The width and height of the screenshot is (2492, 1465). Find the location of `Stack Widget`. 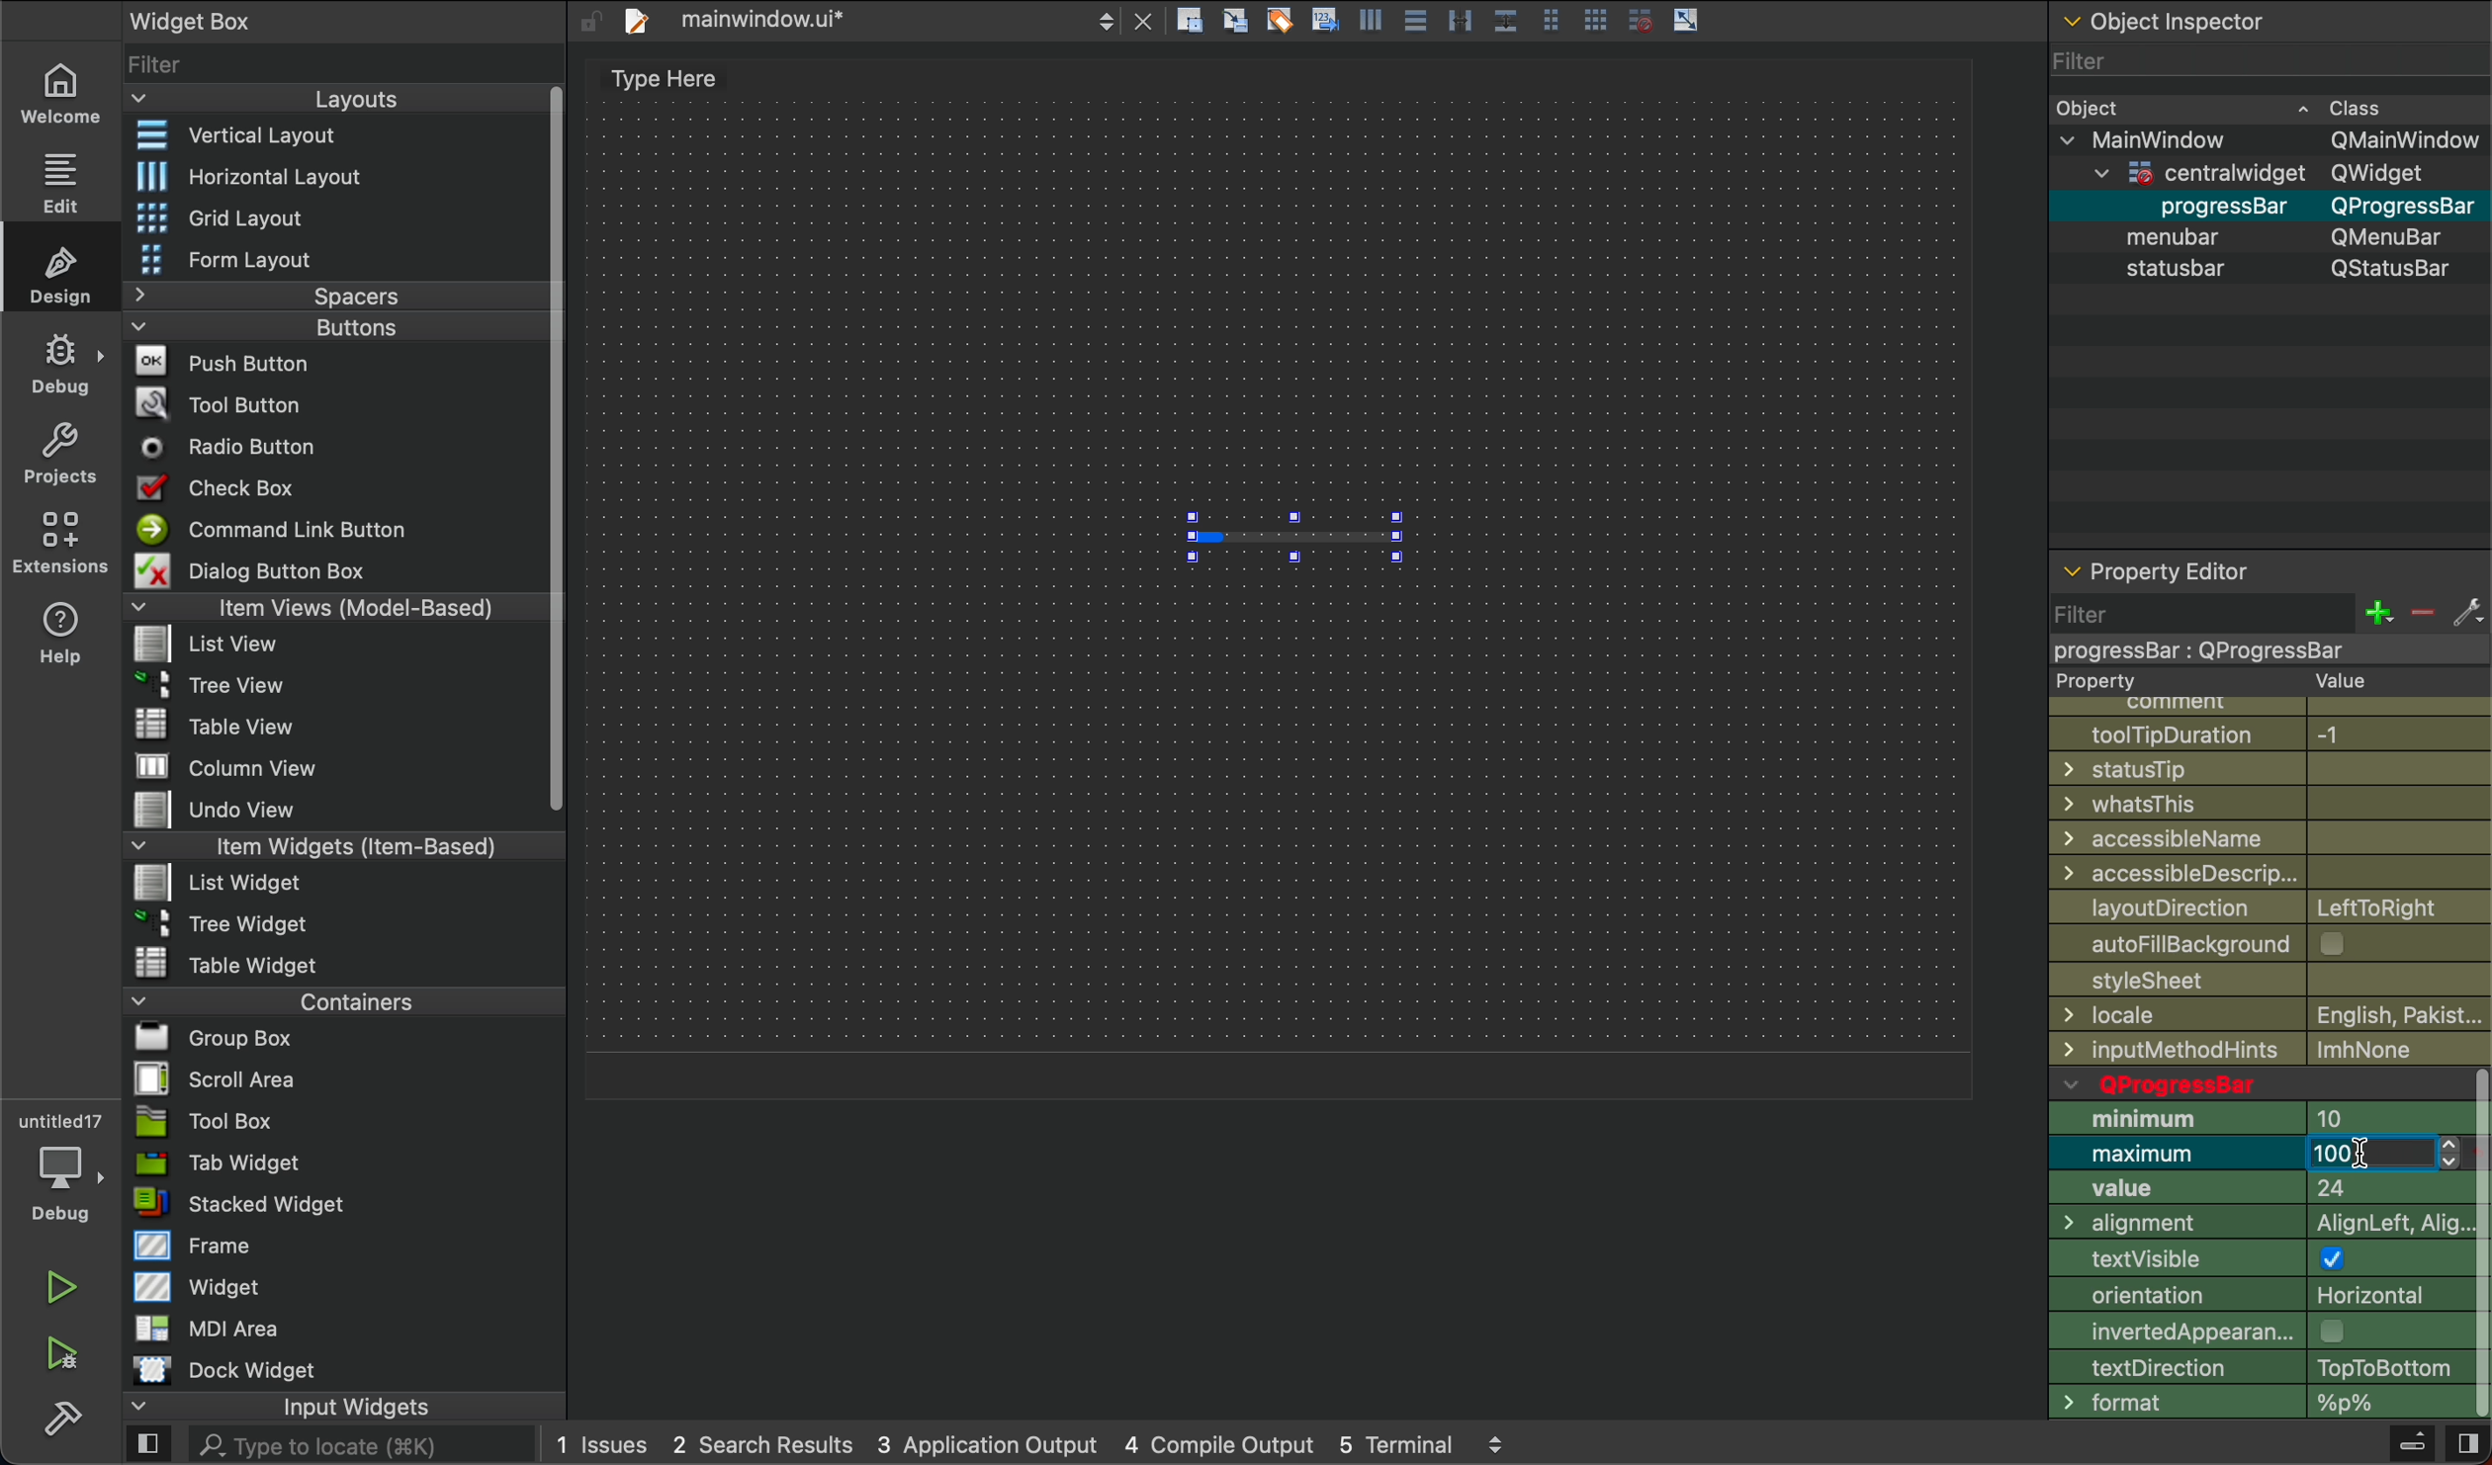

Stack Widget is located at coordinates (309, 1204).